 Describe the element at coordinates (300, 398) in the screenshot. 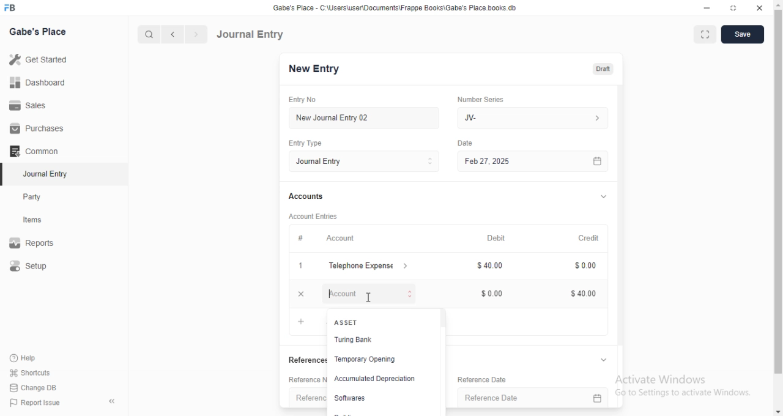

I see `‘Reference Number` at that location.